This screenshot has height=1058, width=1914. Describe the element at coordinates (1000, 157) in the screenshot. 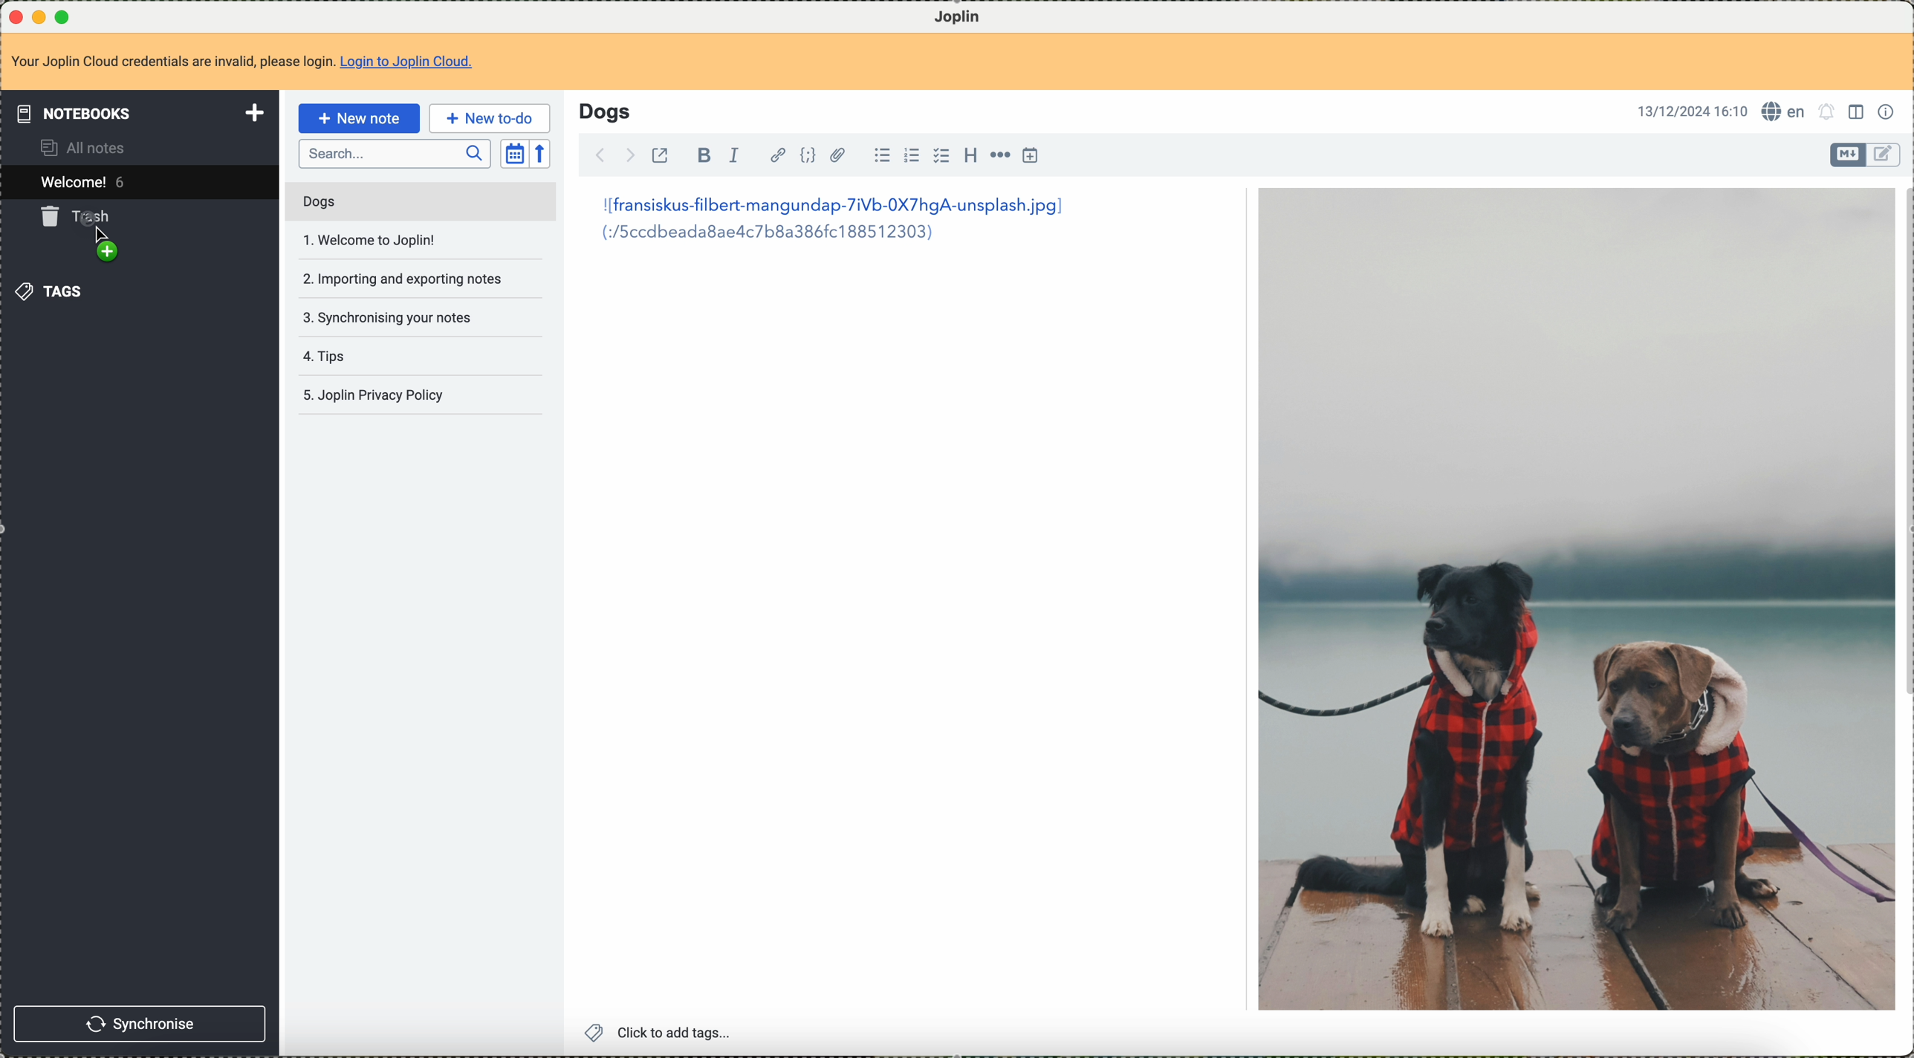

I see `horizontal rule` at that location.